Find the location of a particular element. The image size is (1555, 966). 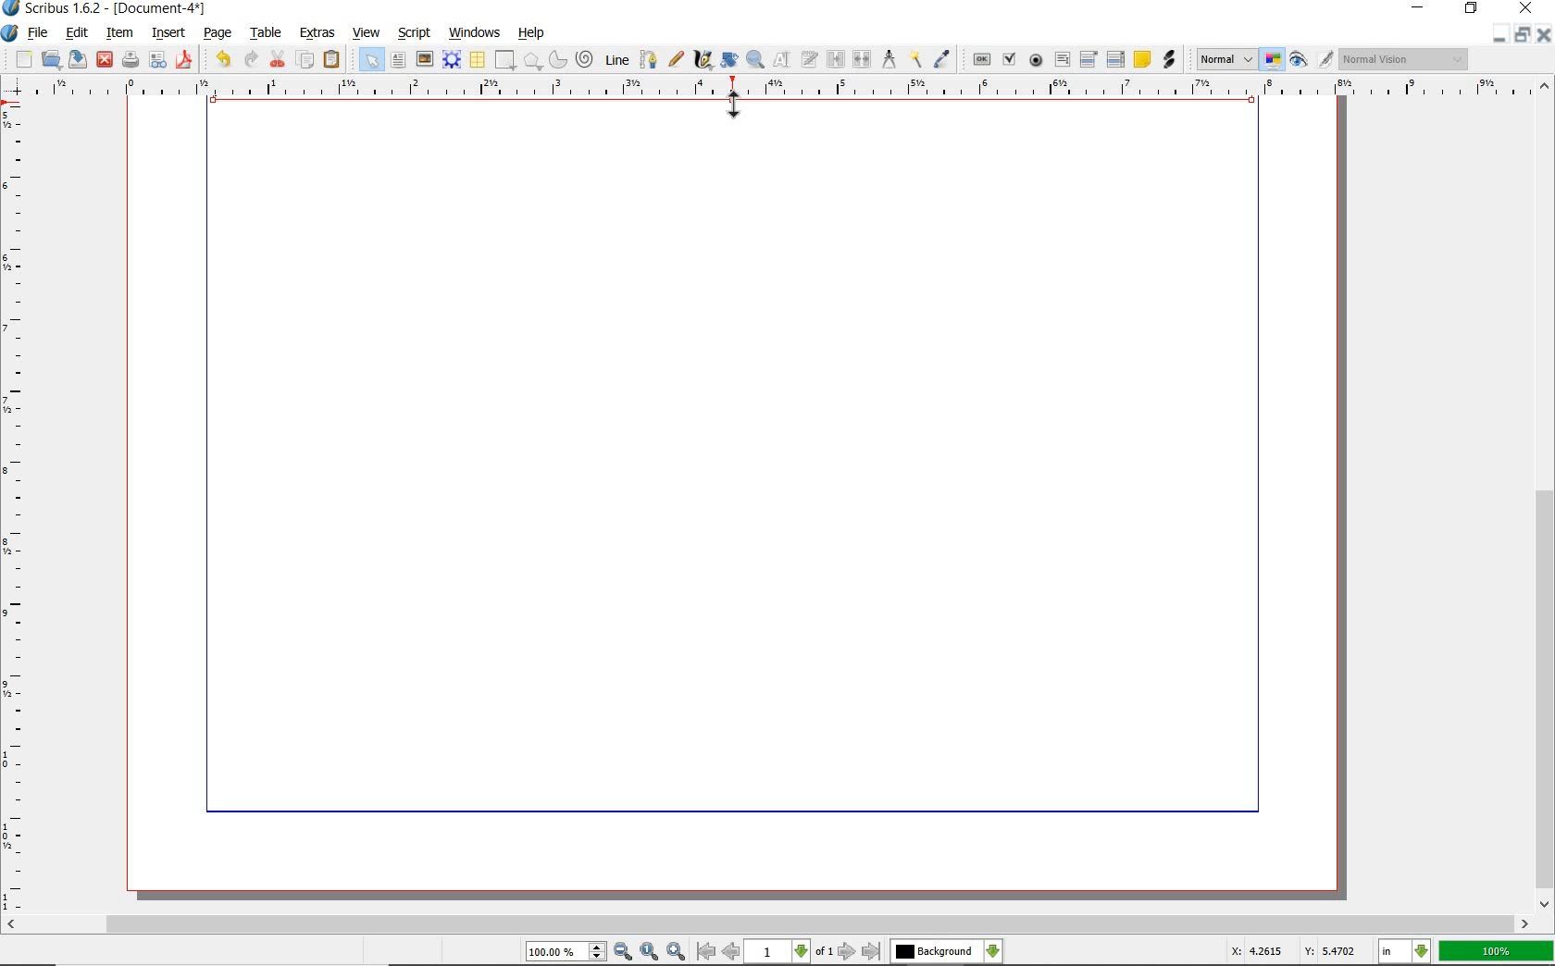

ruler is located at coordinates (17, 509).